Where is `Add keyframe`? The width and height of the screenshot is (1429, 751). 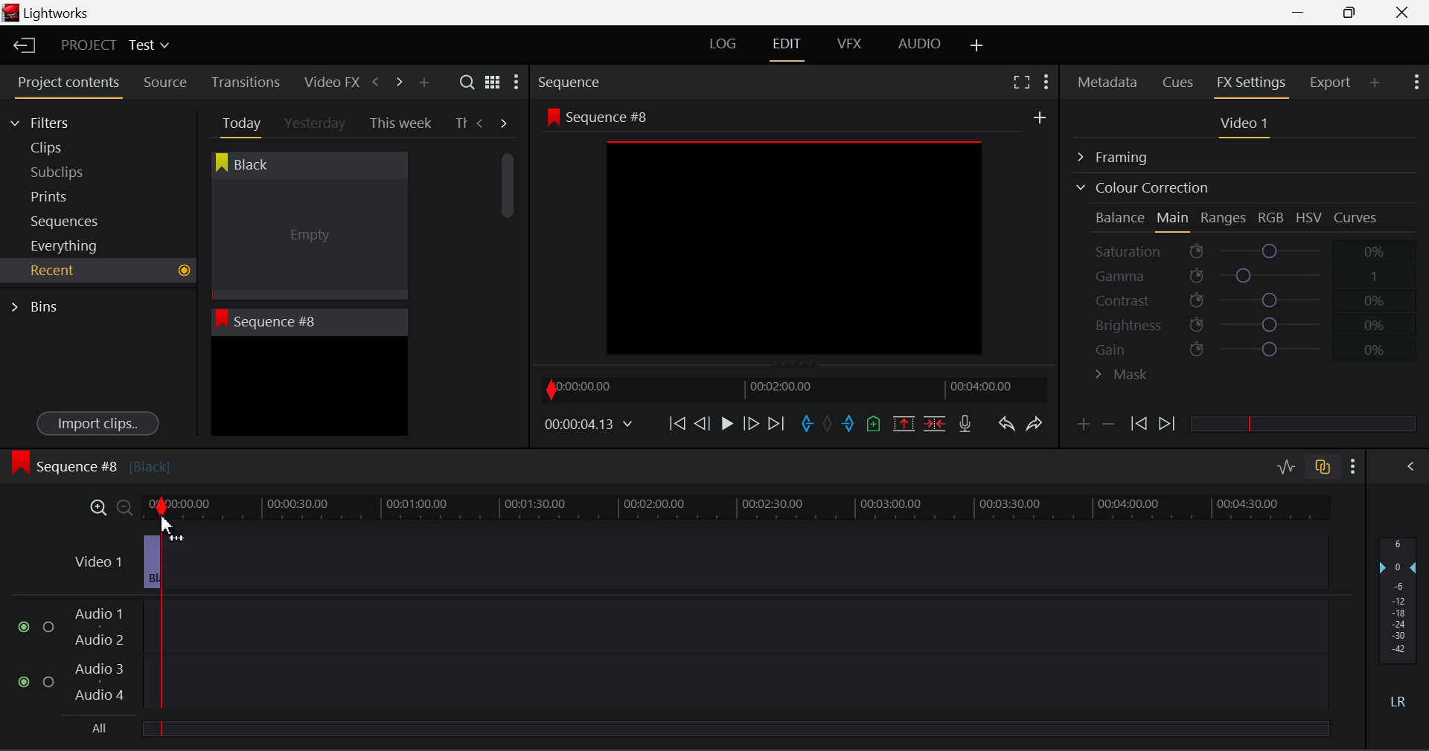 Add keyframe is located at coordinates (1081, 427).